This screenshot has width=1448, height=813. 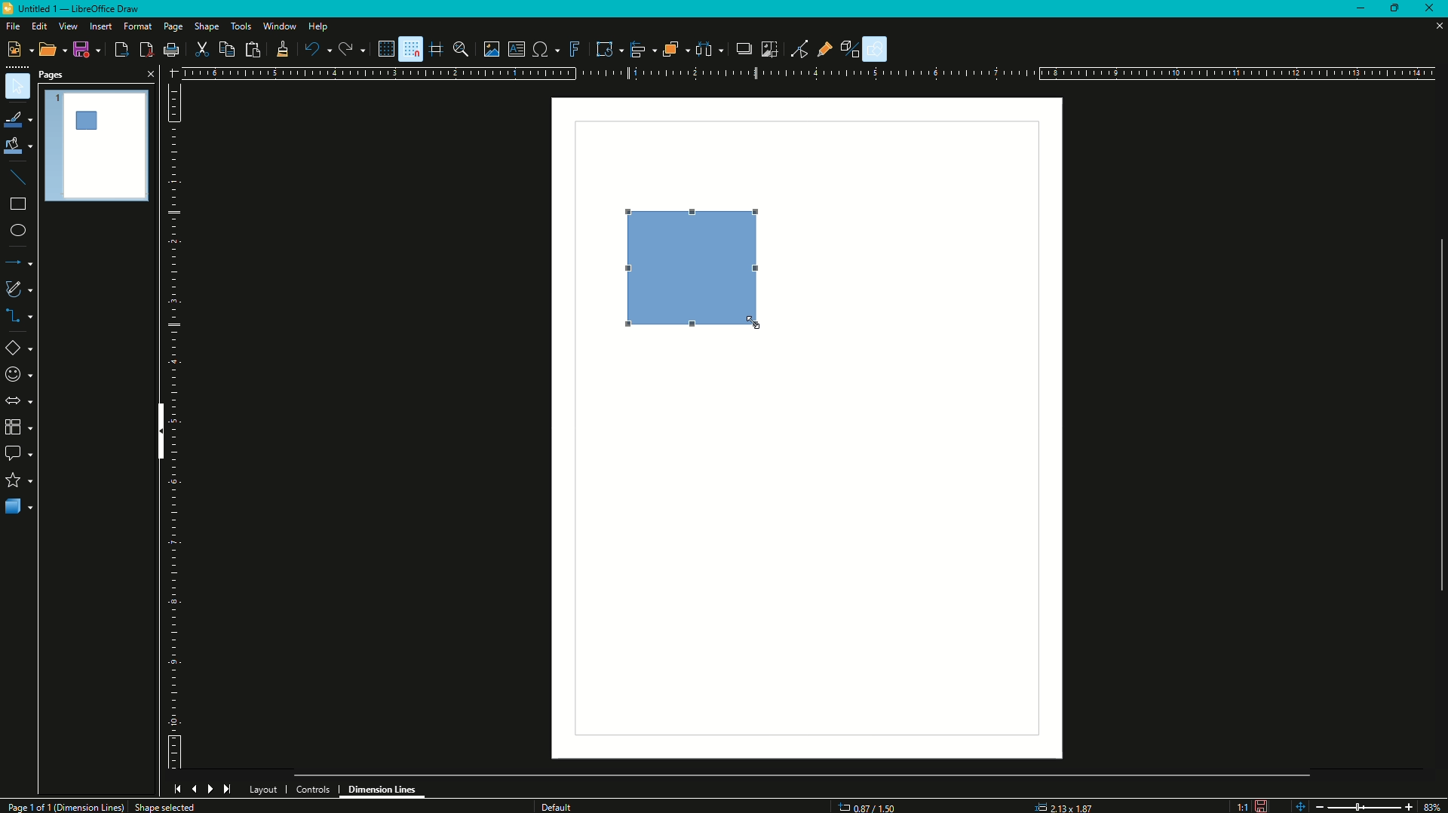 I want to click on Tools, so click(x=241, y=26).